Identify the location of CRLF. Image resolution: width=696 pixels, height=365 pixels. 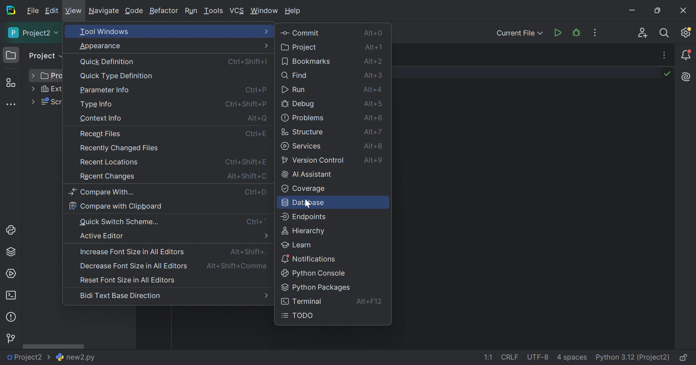
(510, 357).